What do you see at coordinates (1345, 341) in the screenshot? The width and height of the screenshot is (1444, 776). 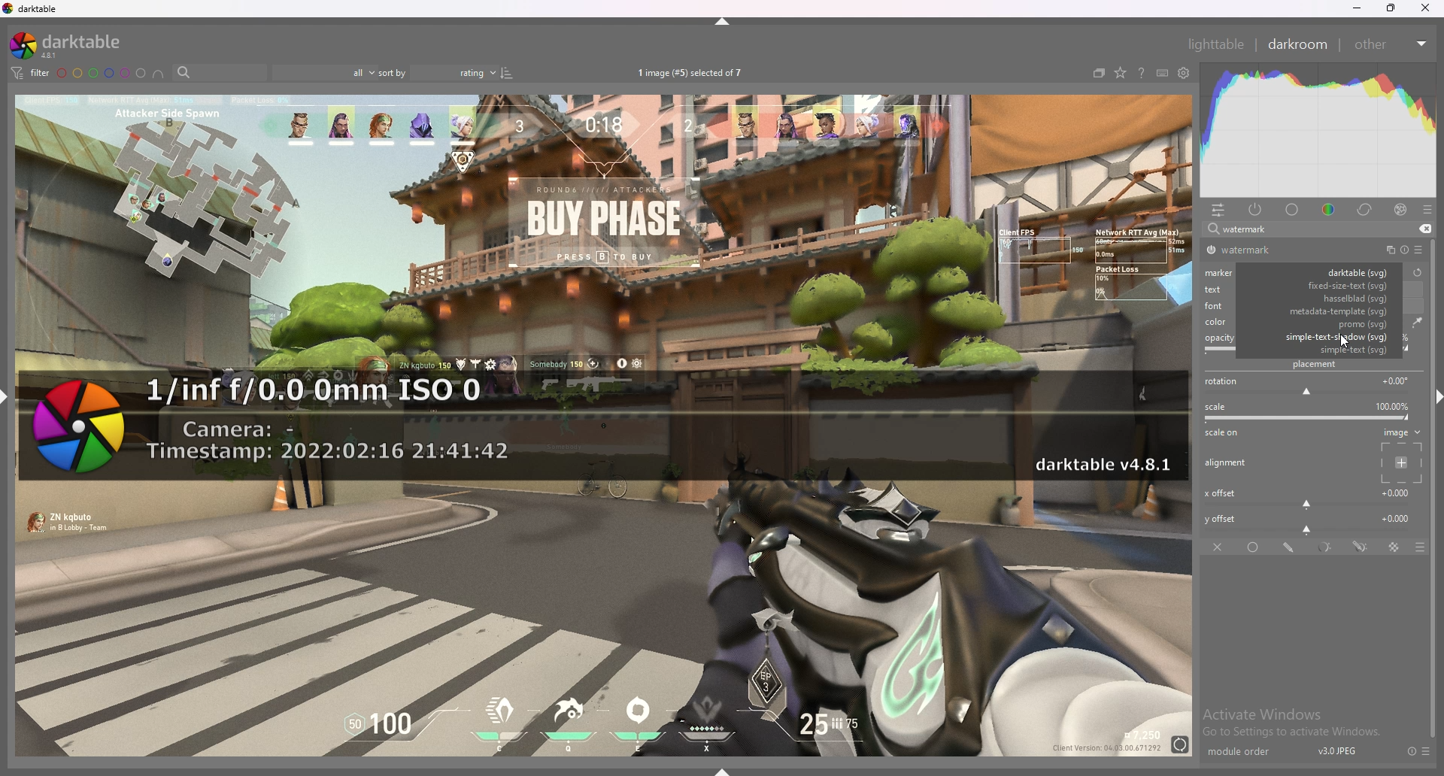 I see `Cursor` at bounding box center [1345, 341].